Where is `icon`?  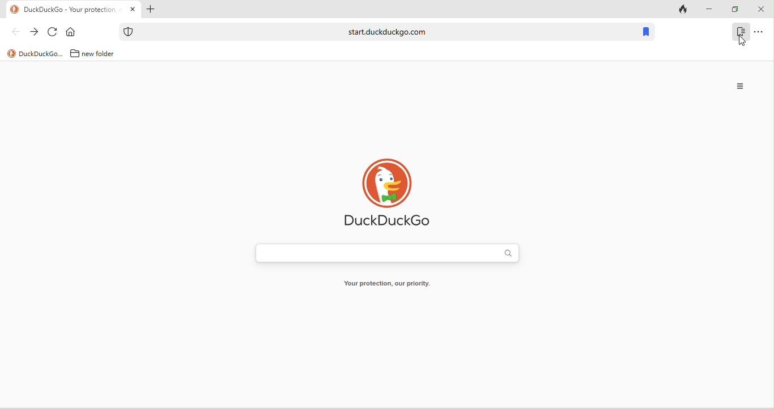
icon is located at coordinates (15, 10).